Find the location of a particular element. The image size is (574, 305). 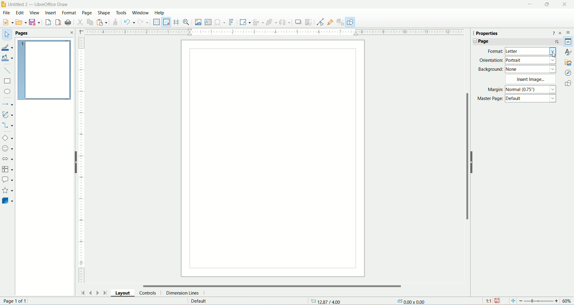

pages is located at coordinates (30, 33).